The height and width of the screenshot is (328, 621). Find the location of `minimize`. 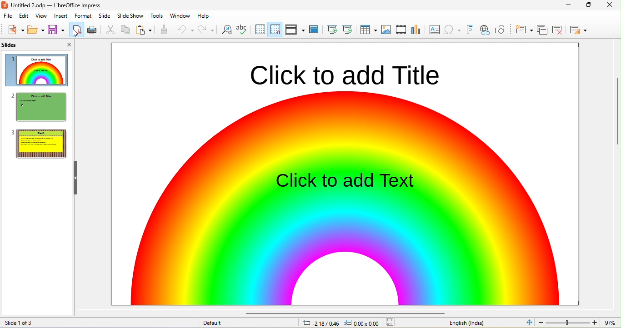

minimize is located at coordinates (589, 6).